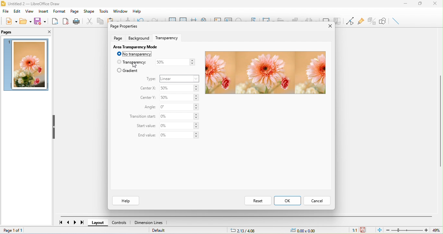 This screenshot has height=234, width=443. What do you see at coordinates (147, 88) in the screenshot?
I see `center x` at bounding box center [147, 88].